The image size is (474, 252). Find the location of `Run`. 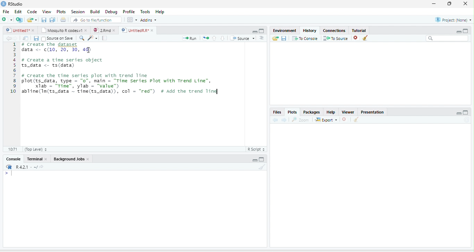

Run is located at coordinates (189, 38).